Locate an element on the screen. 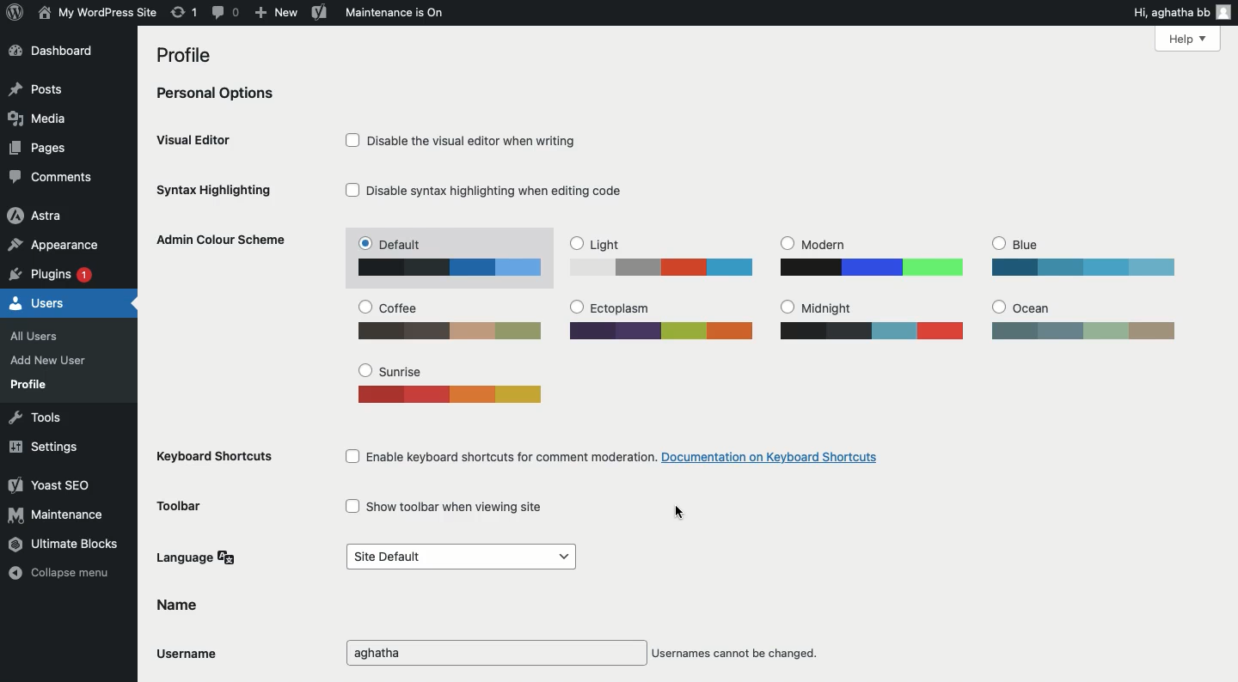 The height and width of the screenshot is (682, 1238). Visual editor is located at coordinates (202, 139).